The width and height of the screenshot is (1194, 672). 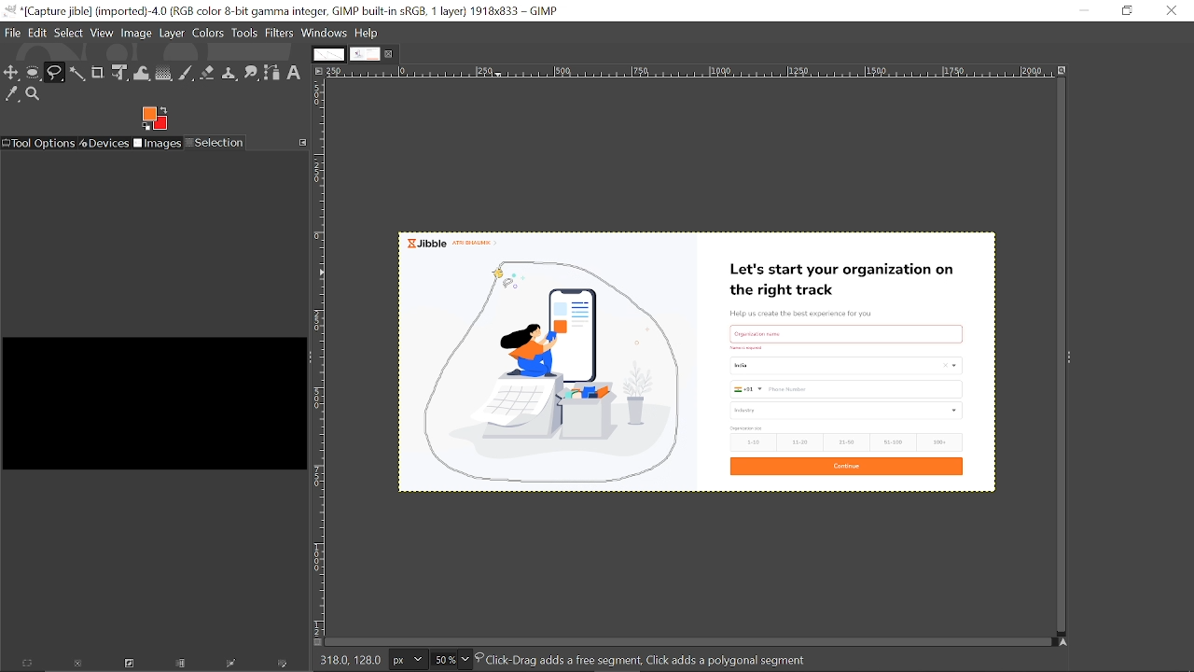 What do you see at coordinates (55, 73) in the screenshot?
I see `Free select tool` at bounding box center [55, 73].